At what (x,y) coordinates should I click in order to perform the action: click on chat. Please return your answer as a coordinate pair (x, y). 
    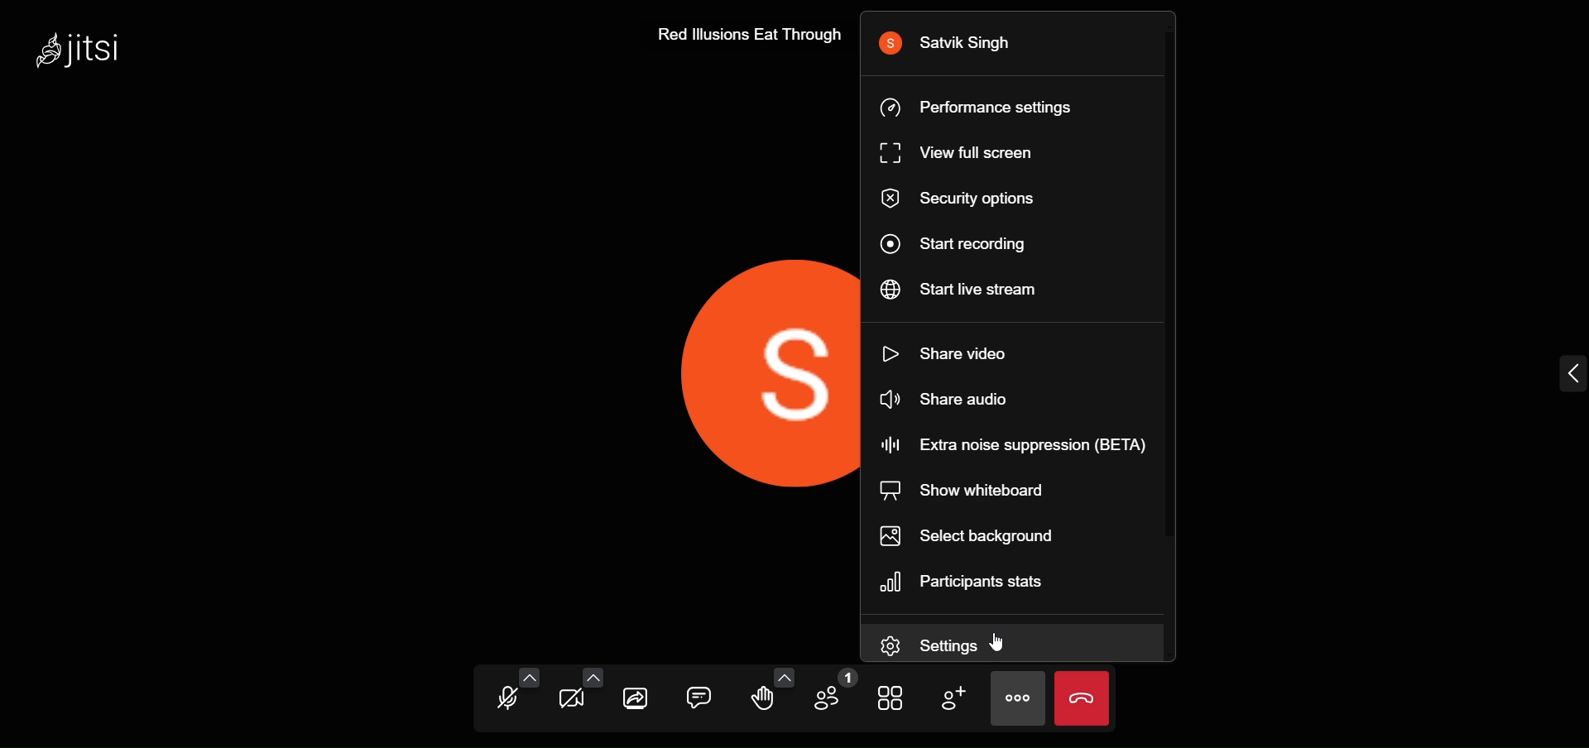
    Looking at the image, I should click on (699, 693).